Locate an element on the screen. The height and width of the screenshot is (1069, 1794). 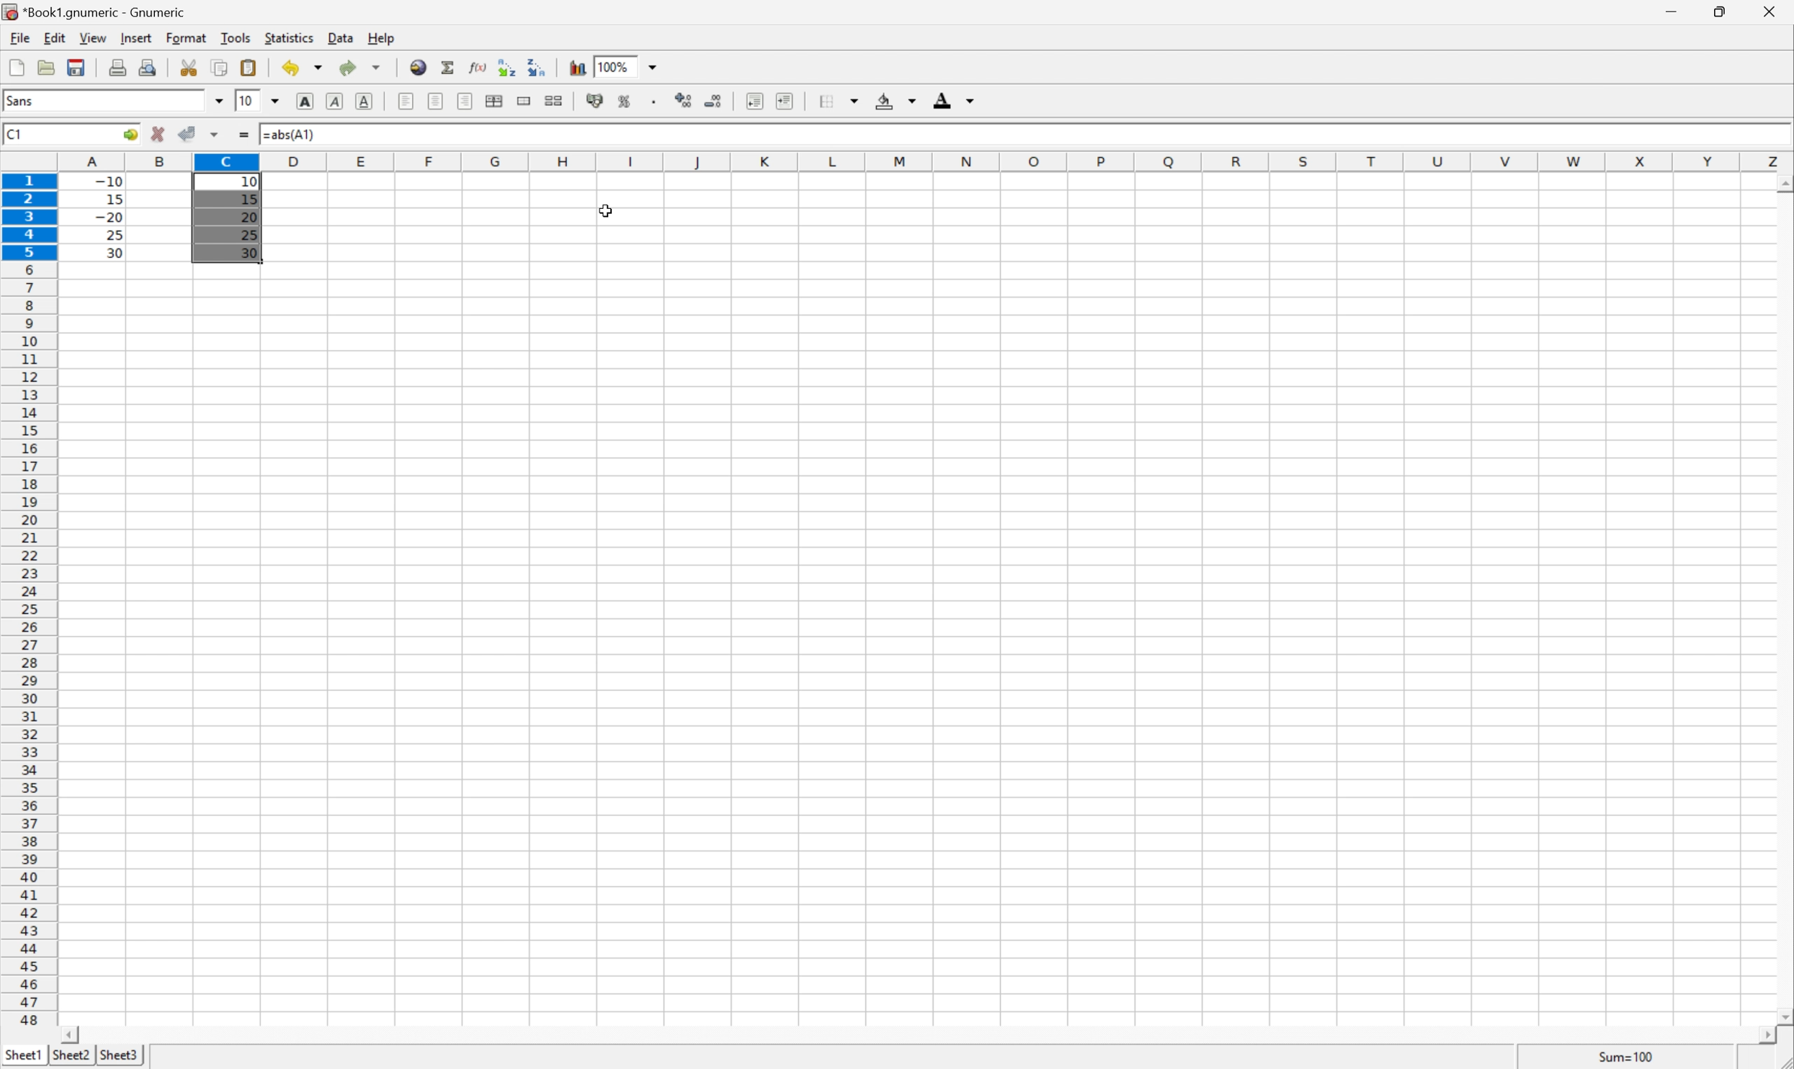
Background is located at coordinates (885, 102).